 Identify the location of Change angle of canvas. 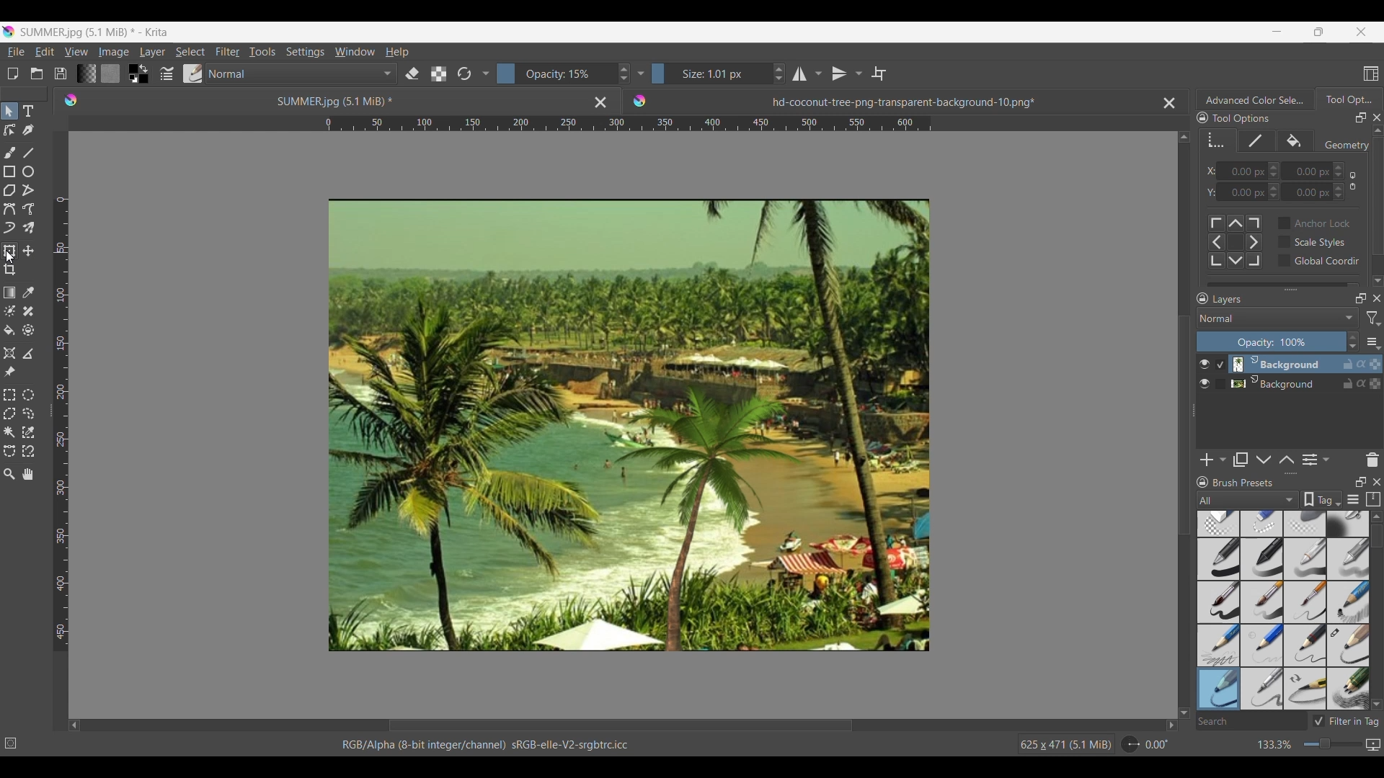
(1146, 743).